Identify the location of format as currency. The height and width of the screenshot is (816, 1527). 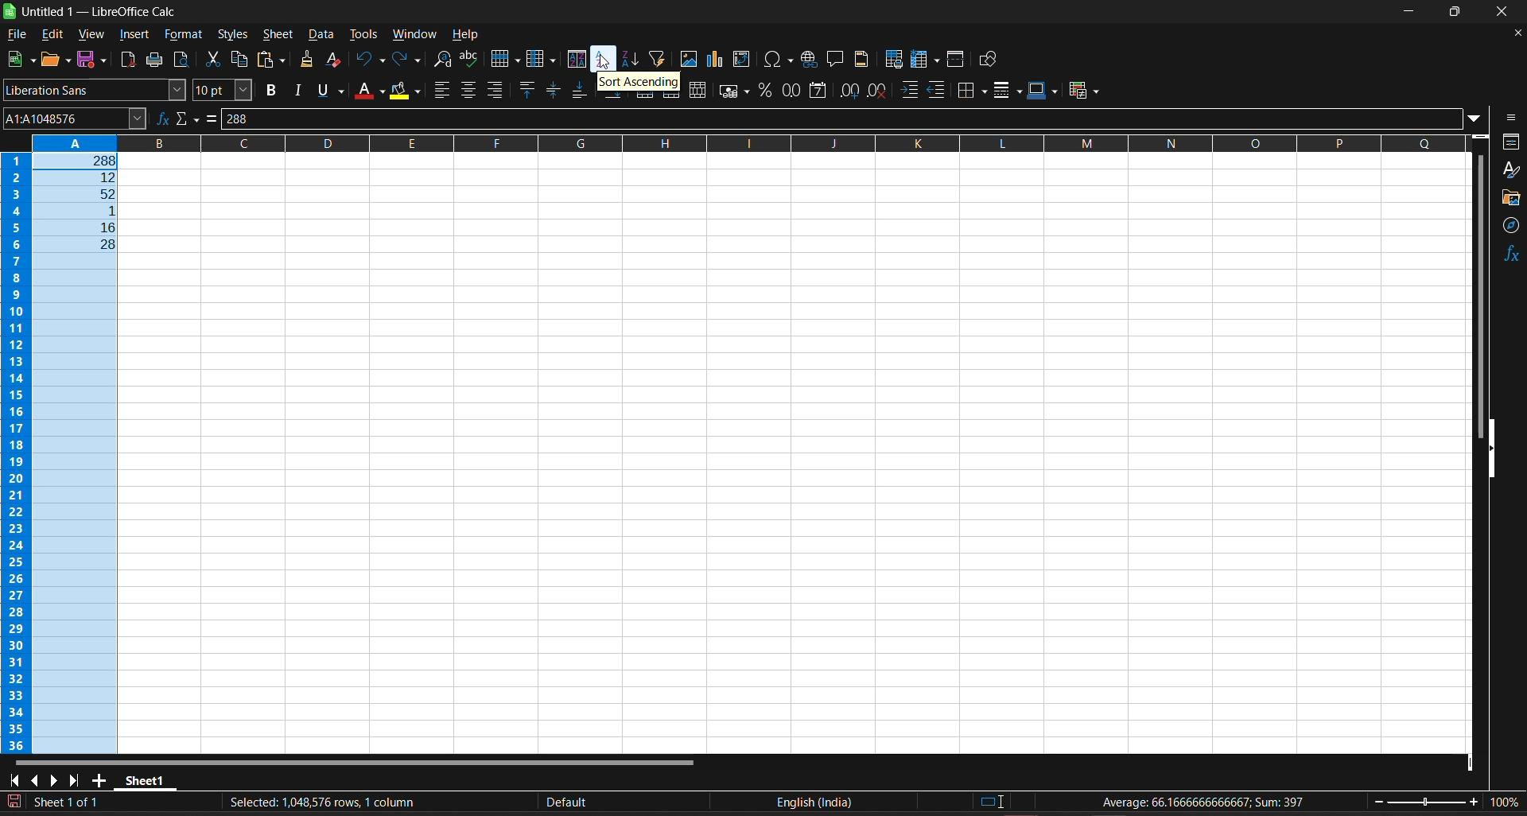
(733, 88).